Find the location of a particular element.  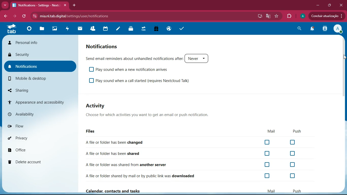

maximize is located at coordinates (329, 5).